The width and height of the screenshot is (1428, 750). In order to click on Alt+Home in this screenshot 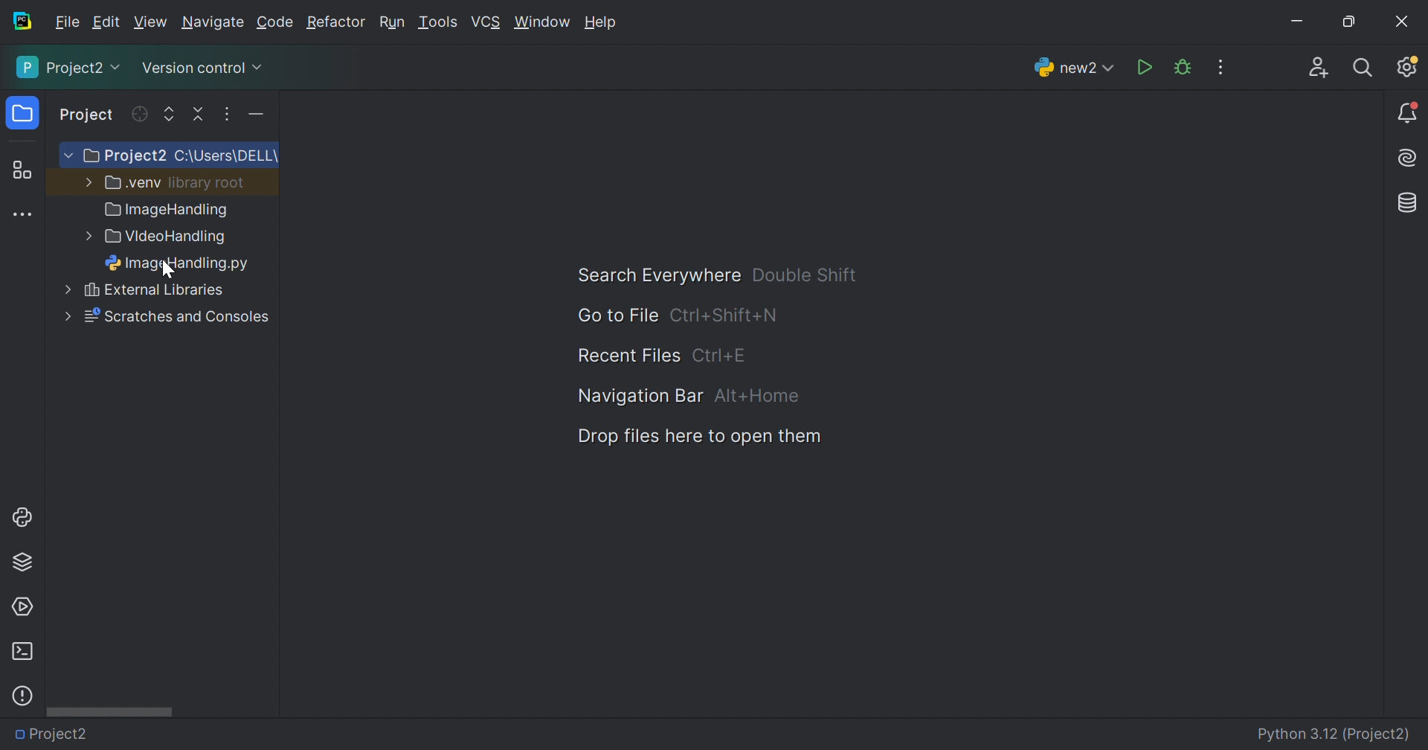, I will do `click(758, 397)`.